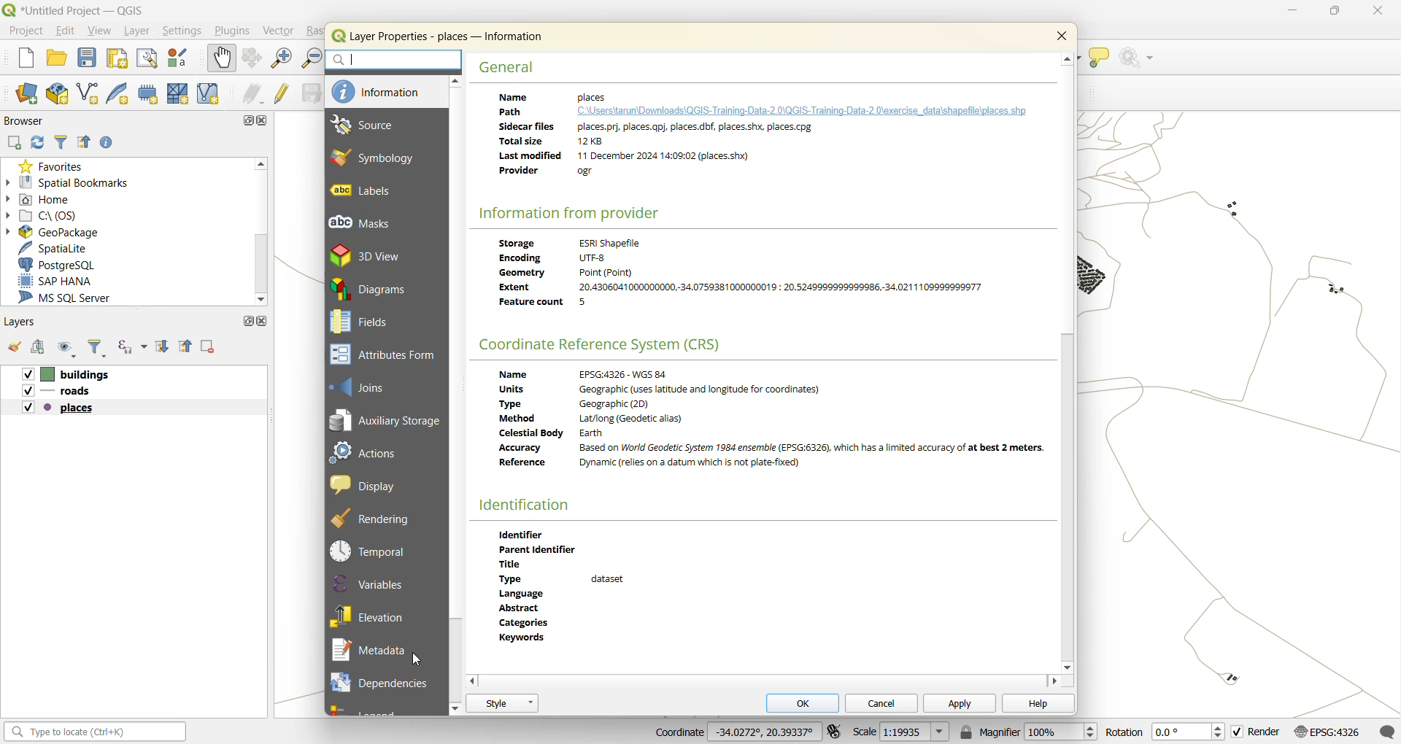 The width and height of the screenshot is (1401, 744). Describe the element at coordinates (263, 121) in the screenshot. I see `close` at that location.